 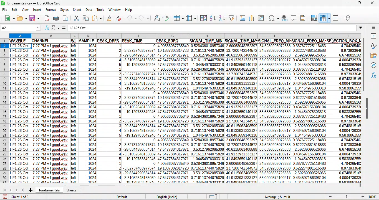 What do you see at coordinates (191, 18) in the screenshot?
I see `column` at bounding box center [191, 18].